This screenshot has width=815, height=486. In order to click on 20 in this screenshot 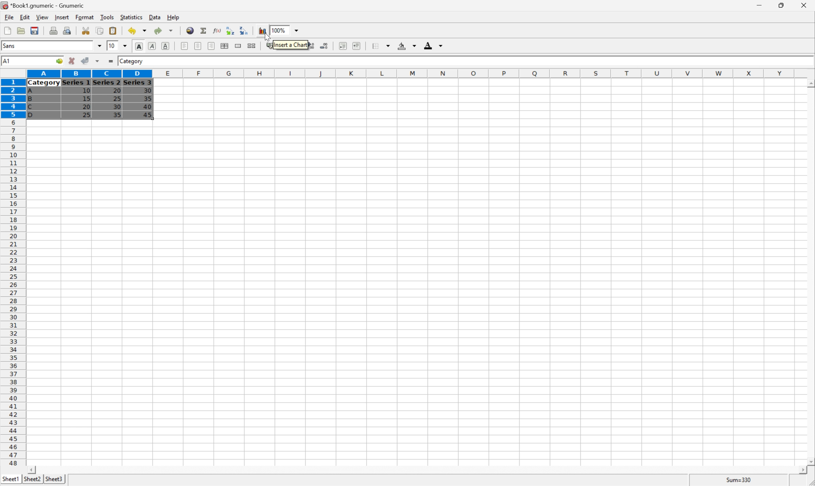, I will do `click(86, 107)`.